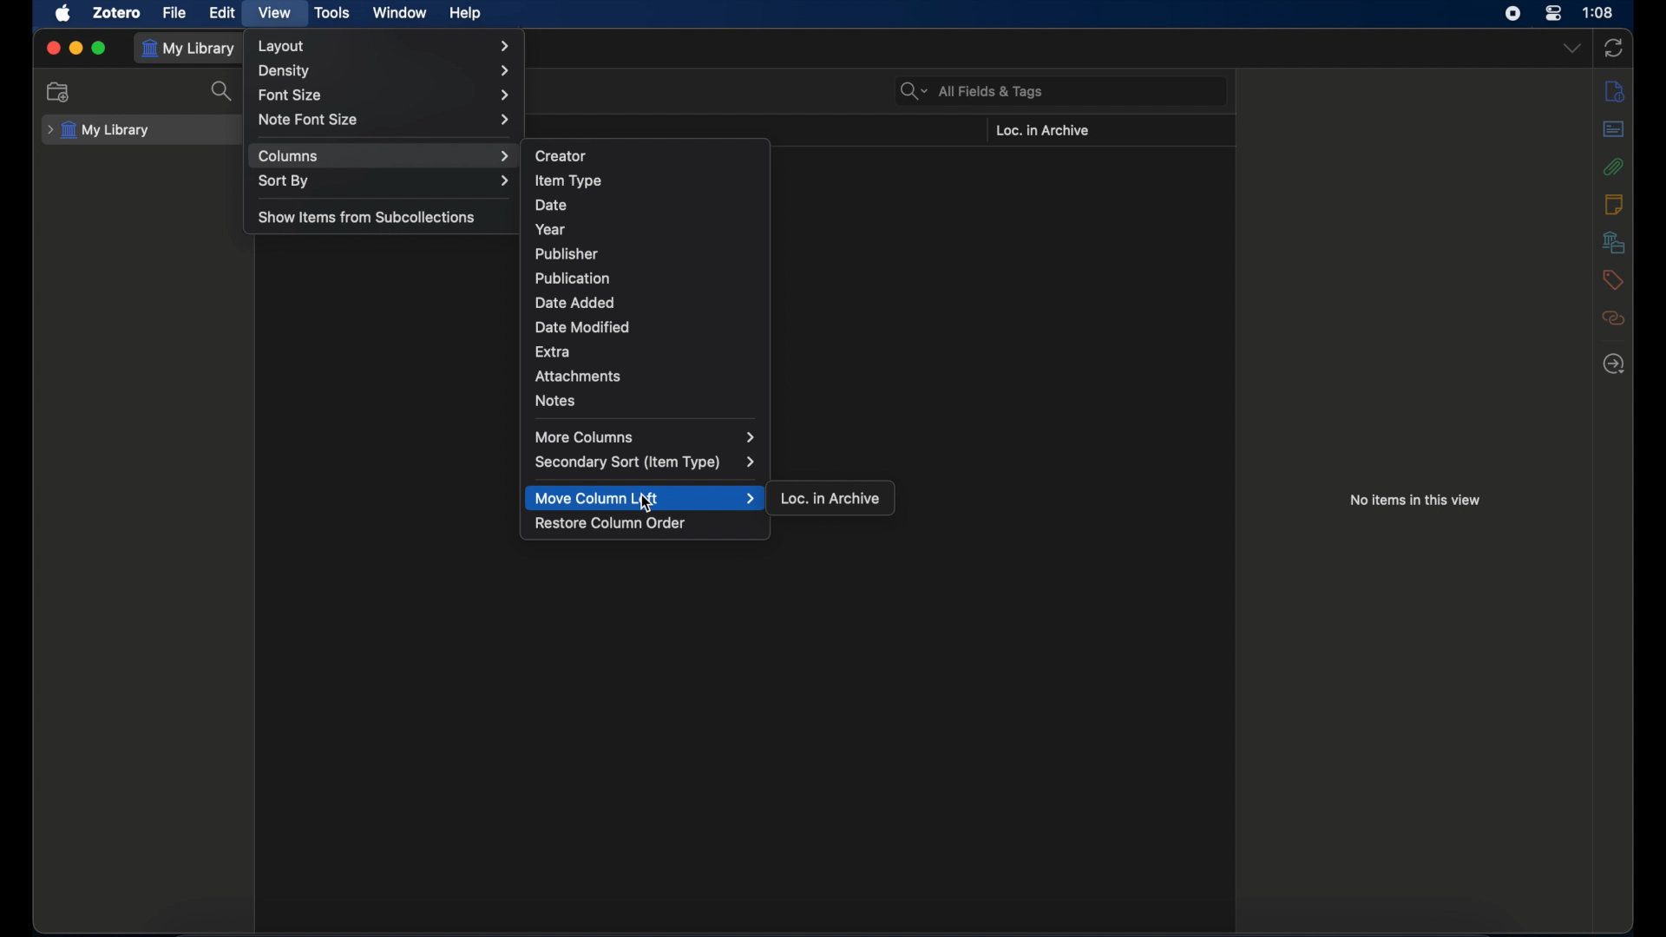 This screenshot has width=1666, height=937. Describe the element at coordinates (384, 46) in the screenshot. I see `layout` at that location.